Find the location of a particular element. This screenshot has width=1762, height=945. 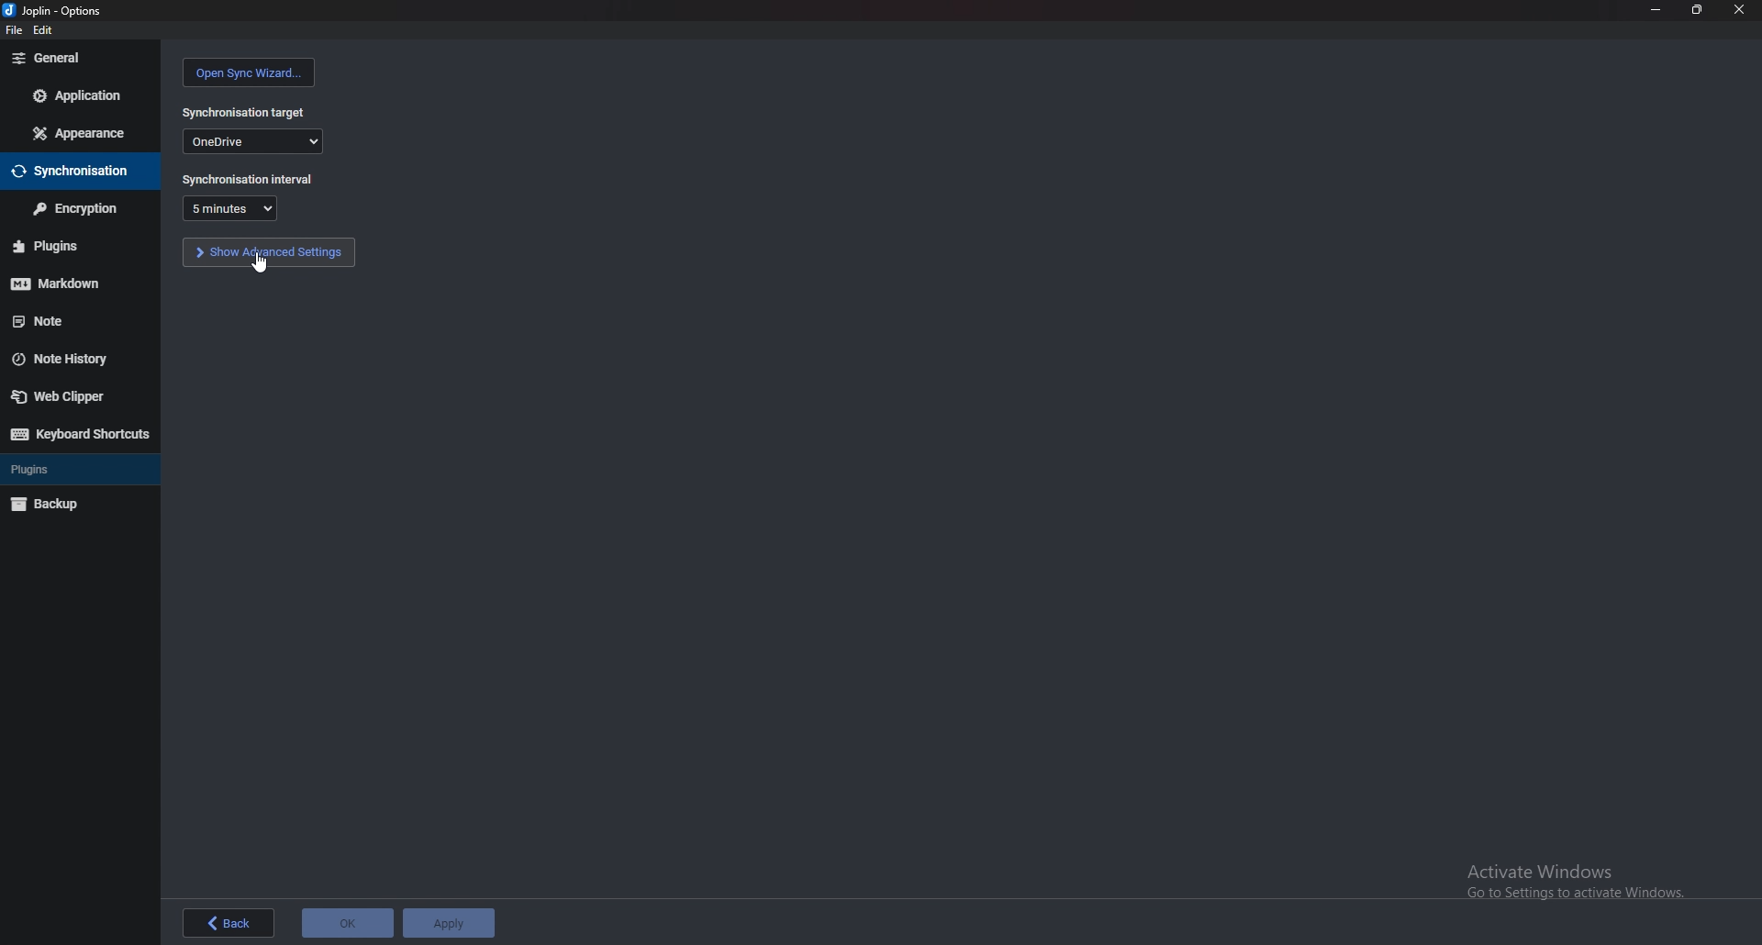

application is located at coordinates (80, 97).